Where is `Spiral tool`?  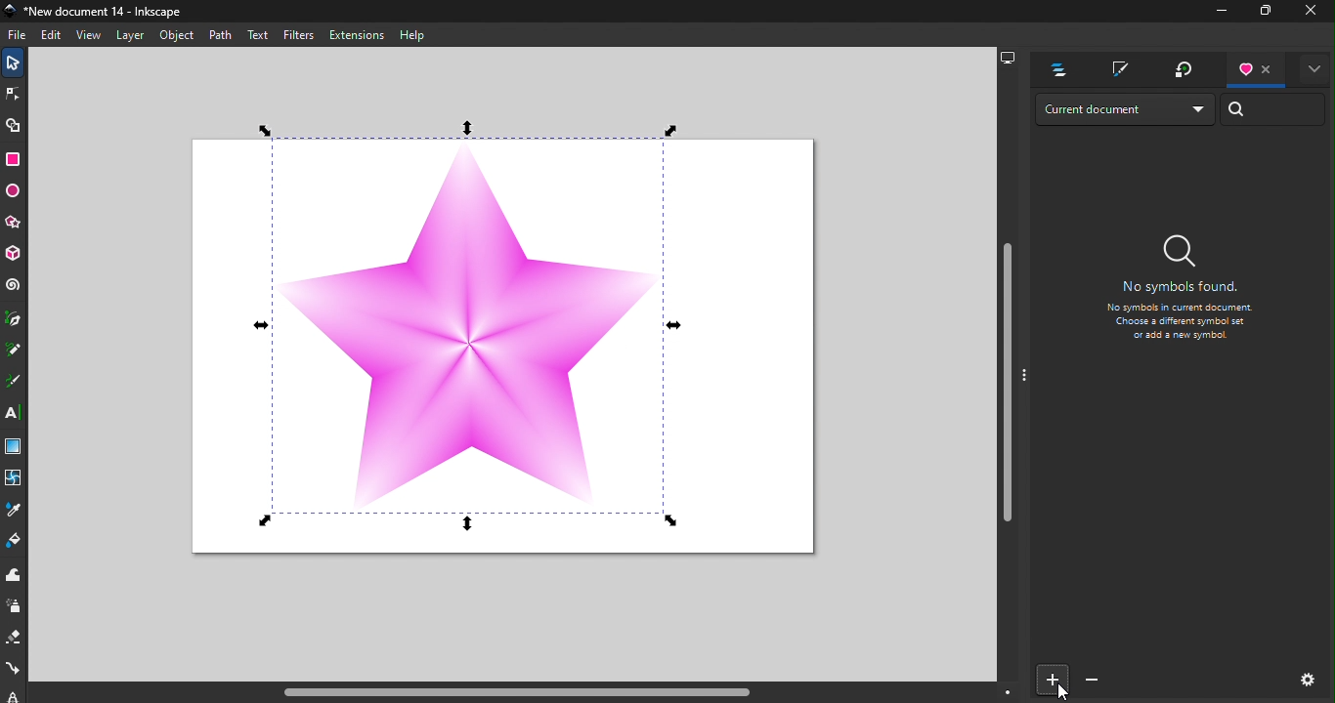
Spiral tool is located at coordinates (16, 287).